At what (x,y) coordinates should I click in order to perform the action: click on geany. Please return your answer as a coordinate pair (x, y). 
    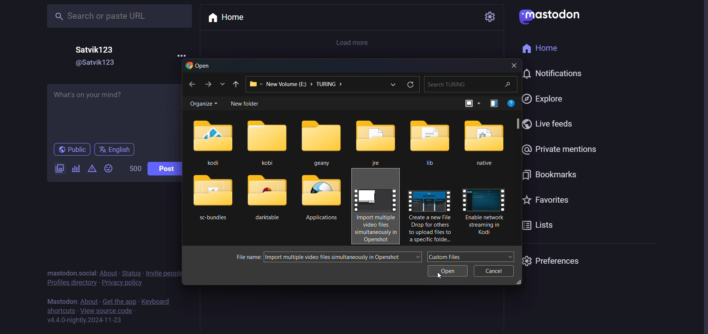
    Looking at the image, I should click on (323, 140).